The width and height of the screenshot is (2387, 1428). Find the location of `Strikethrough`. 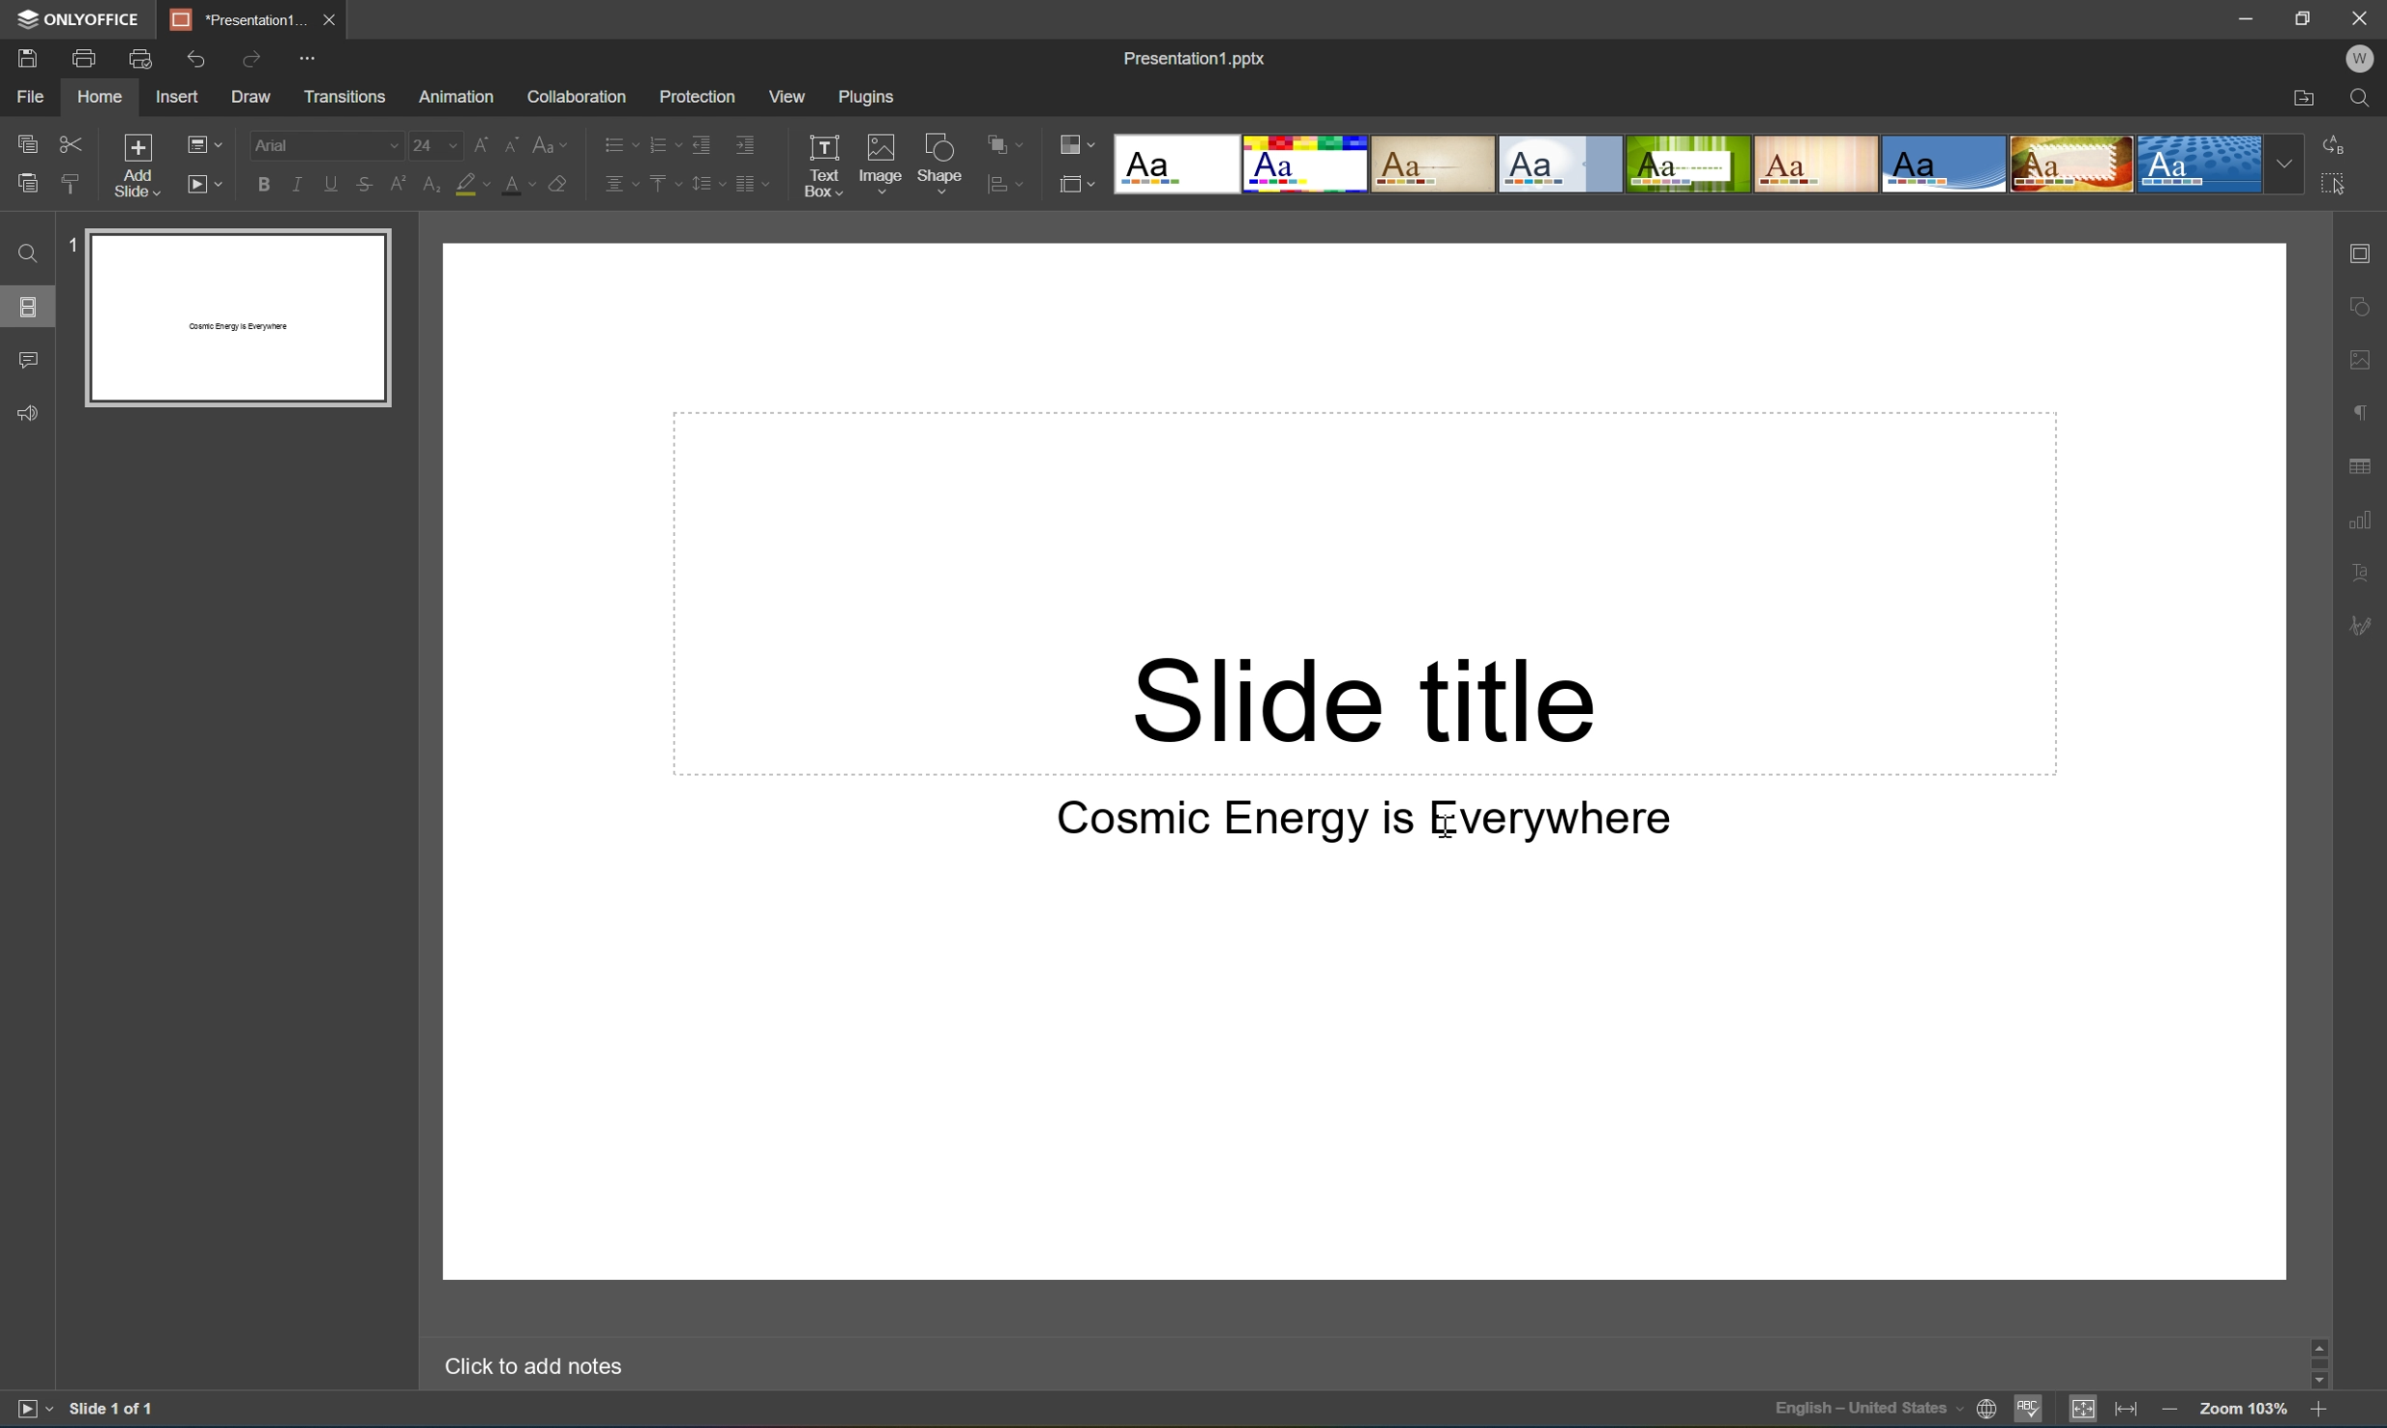

Strikethrough is located at coordinates (366, 182).